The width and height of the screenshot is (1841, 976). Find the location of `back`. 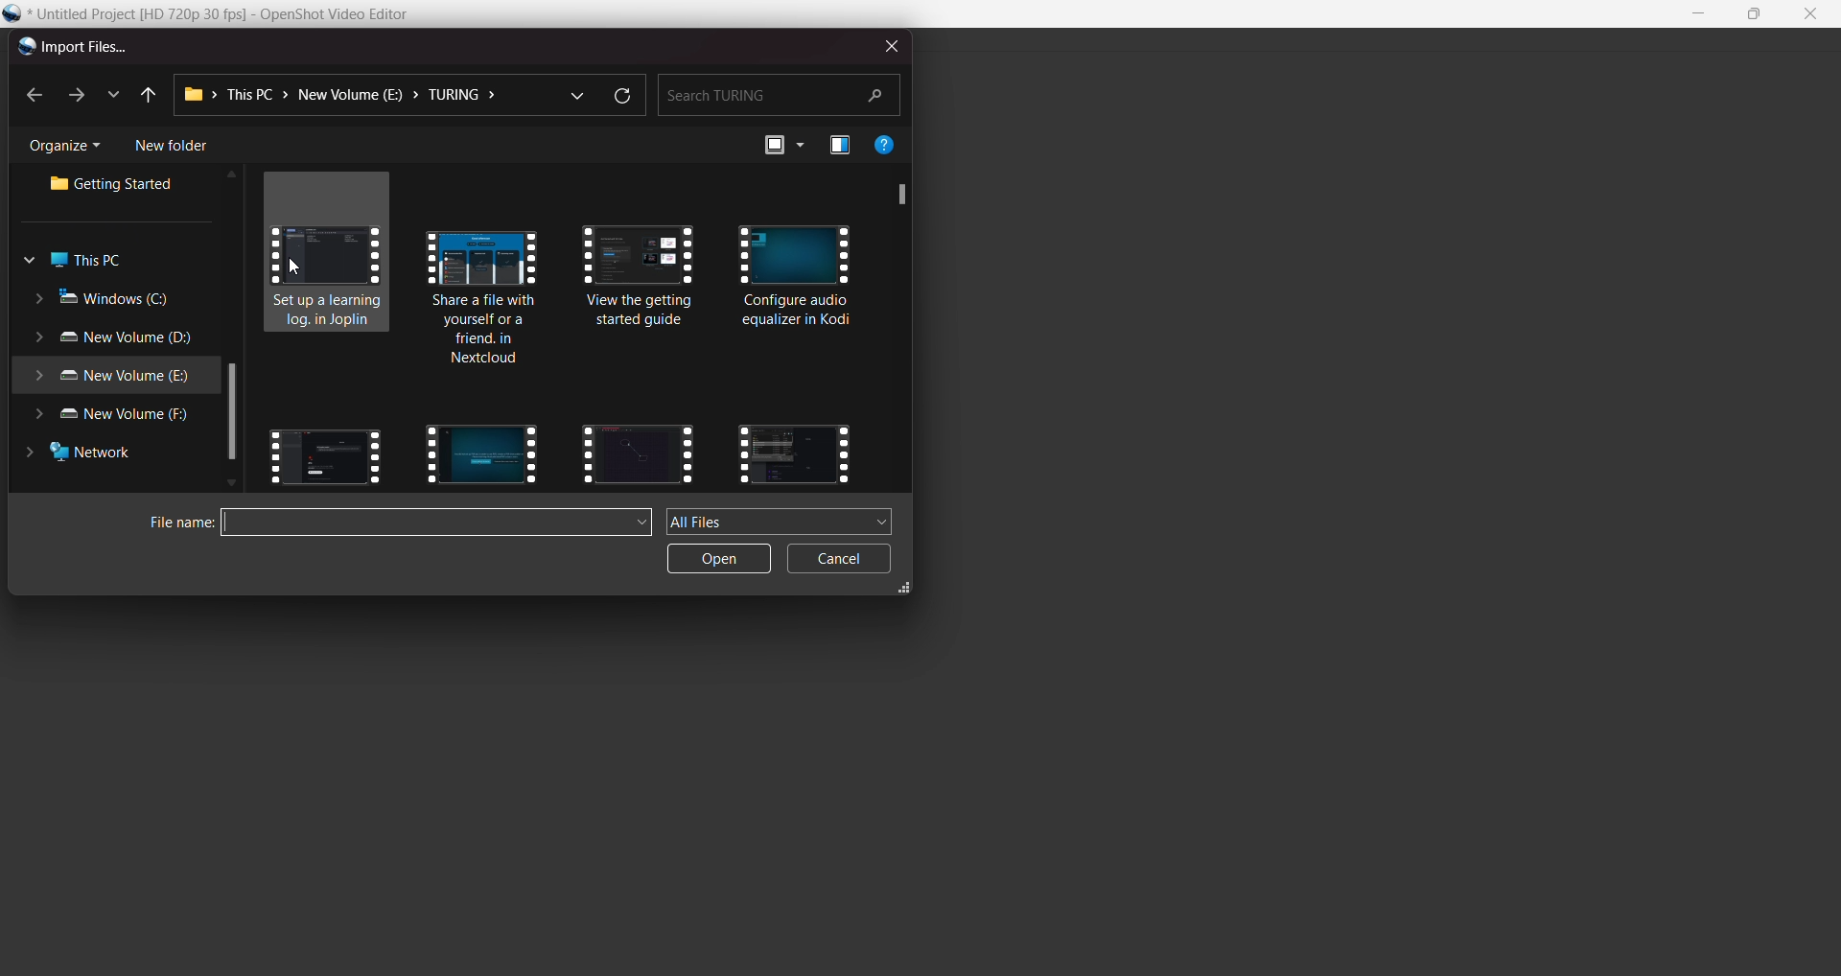

back is located at coordinates (35, 97).